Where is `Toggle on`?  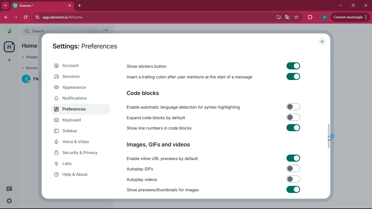
Toggle on is located at coordinates (292, 158).